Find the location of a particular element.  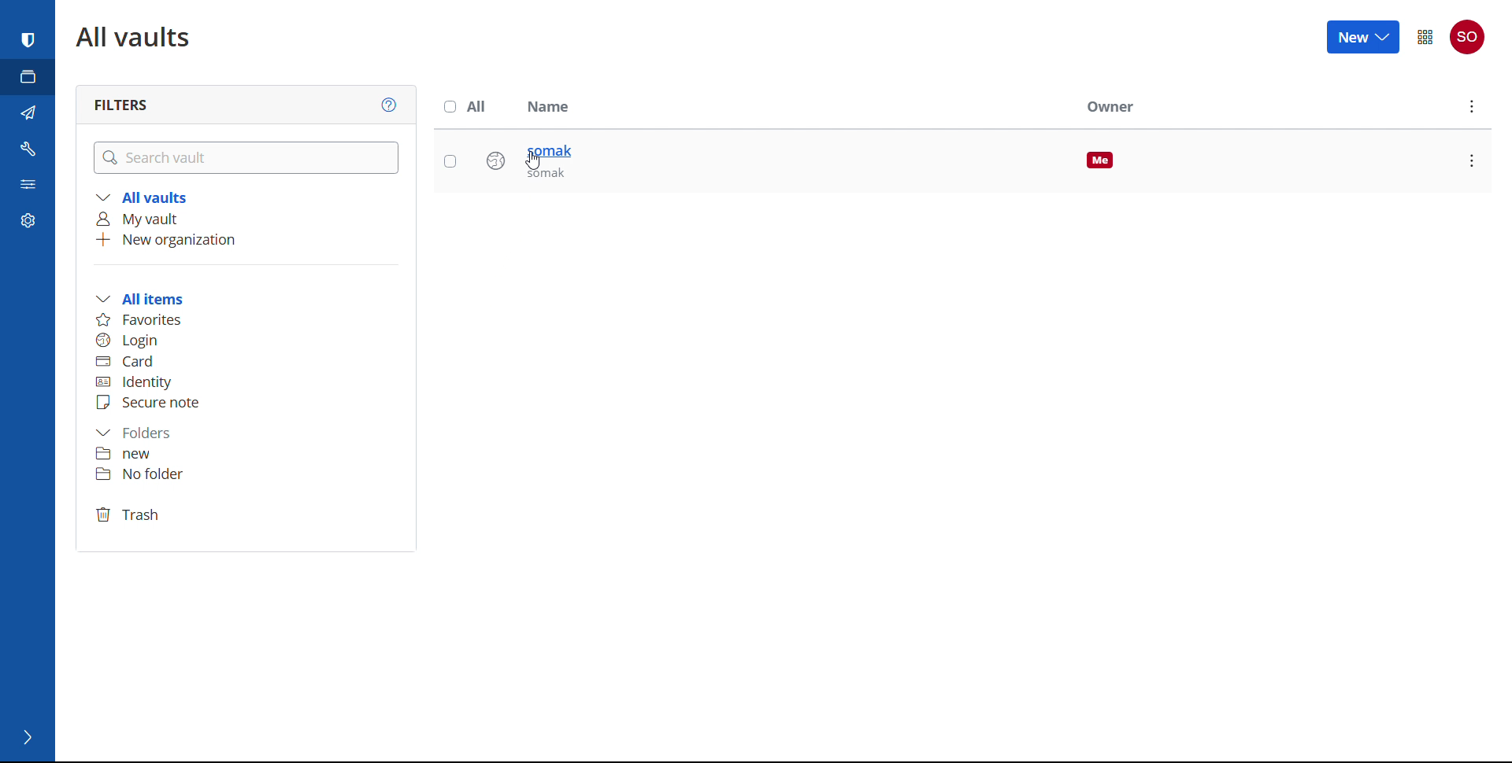

all vaults is located at coordinates (245, 197).